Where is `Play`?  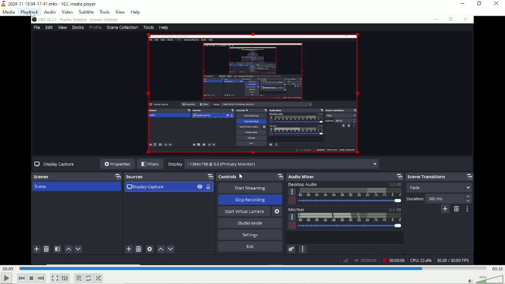
Play is located at coordinates (6, 278).